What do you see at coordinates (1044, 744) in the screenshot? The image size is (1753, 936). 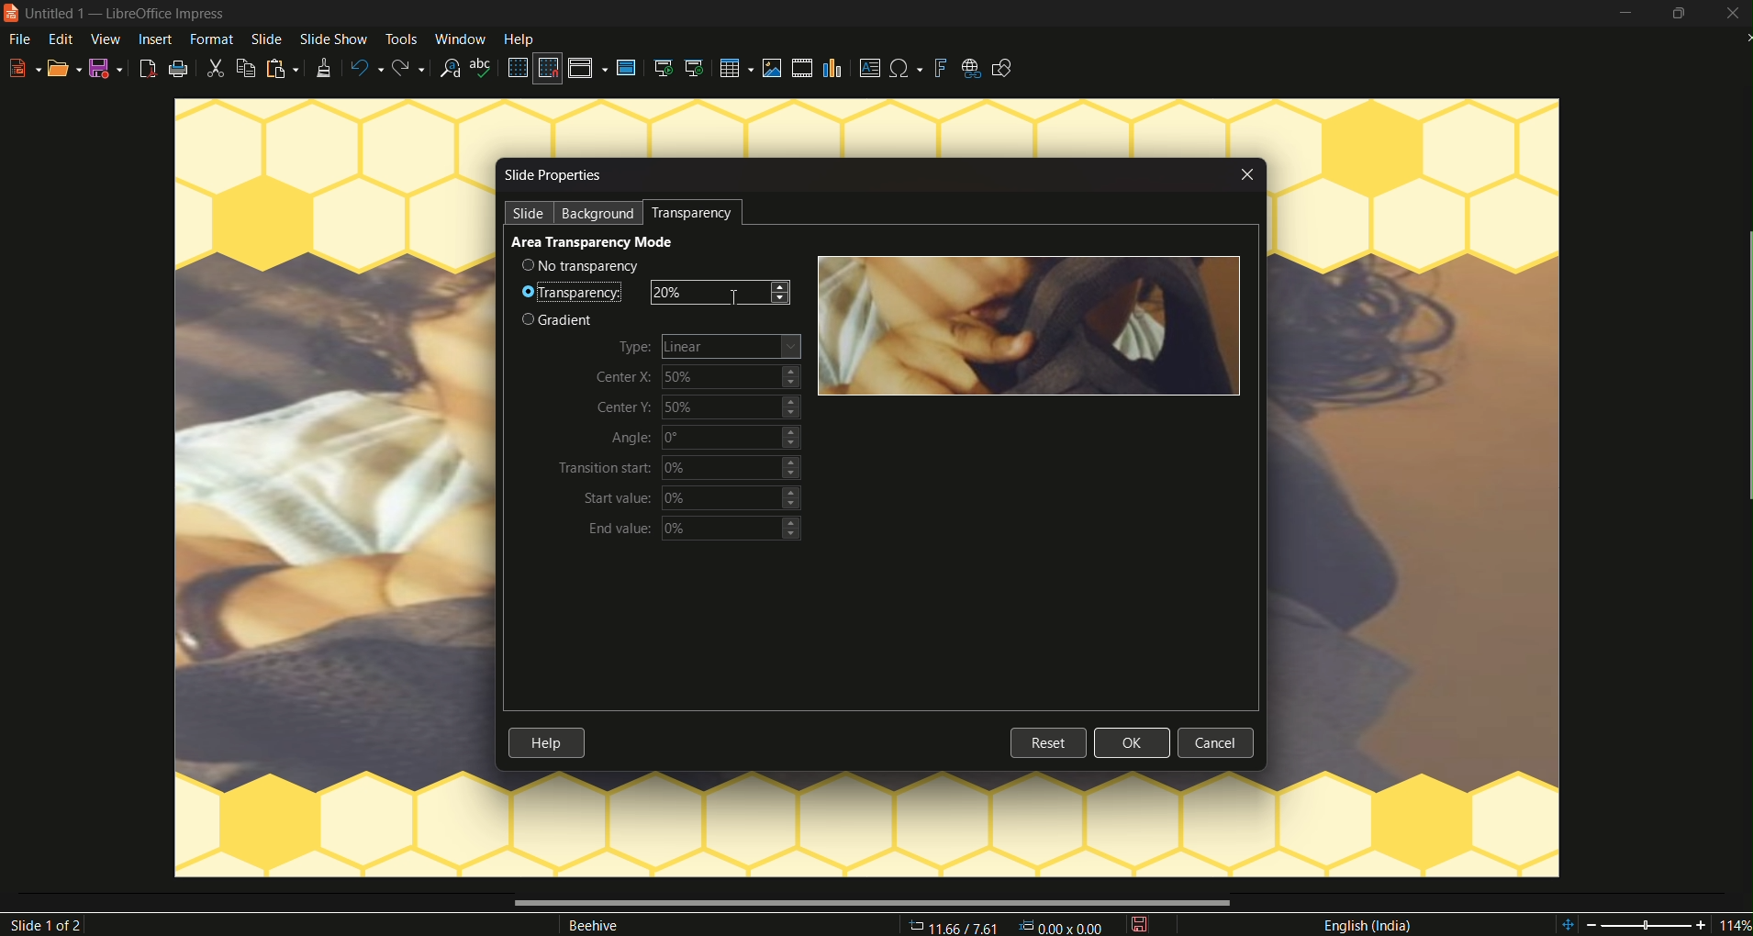 I see `reset` at bounding box center [1044, 744].